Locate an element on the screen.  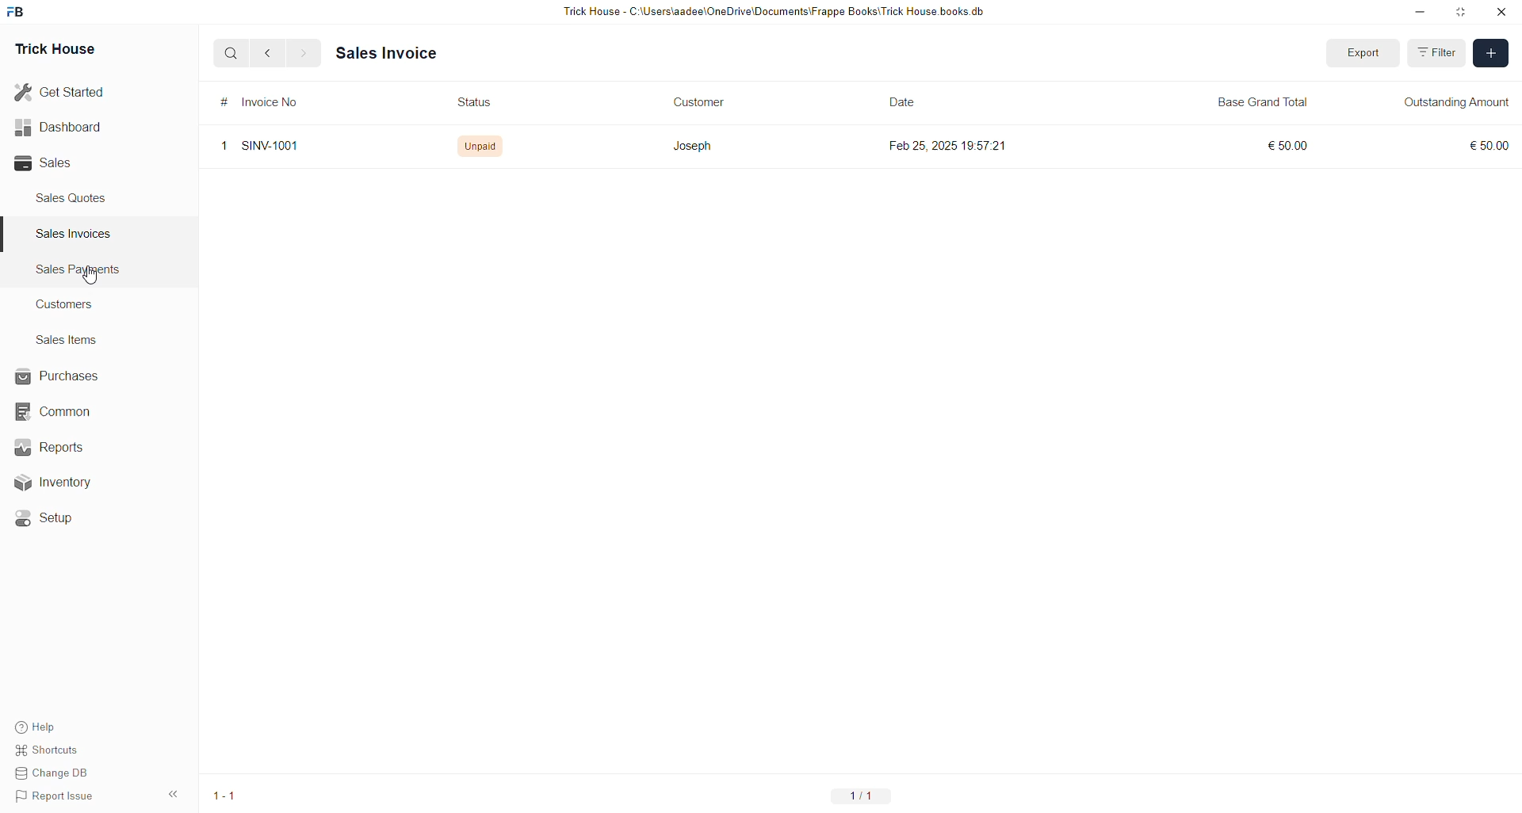
Back is located at coordinates (268, 54).